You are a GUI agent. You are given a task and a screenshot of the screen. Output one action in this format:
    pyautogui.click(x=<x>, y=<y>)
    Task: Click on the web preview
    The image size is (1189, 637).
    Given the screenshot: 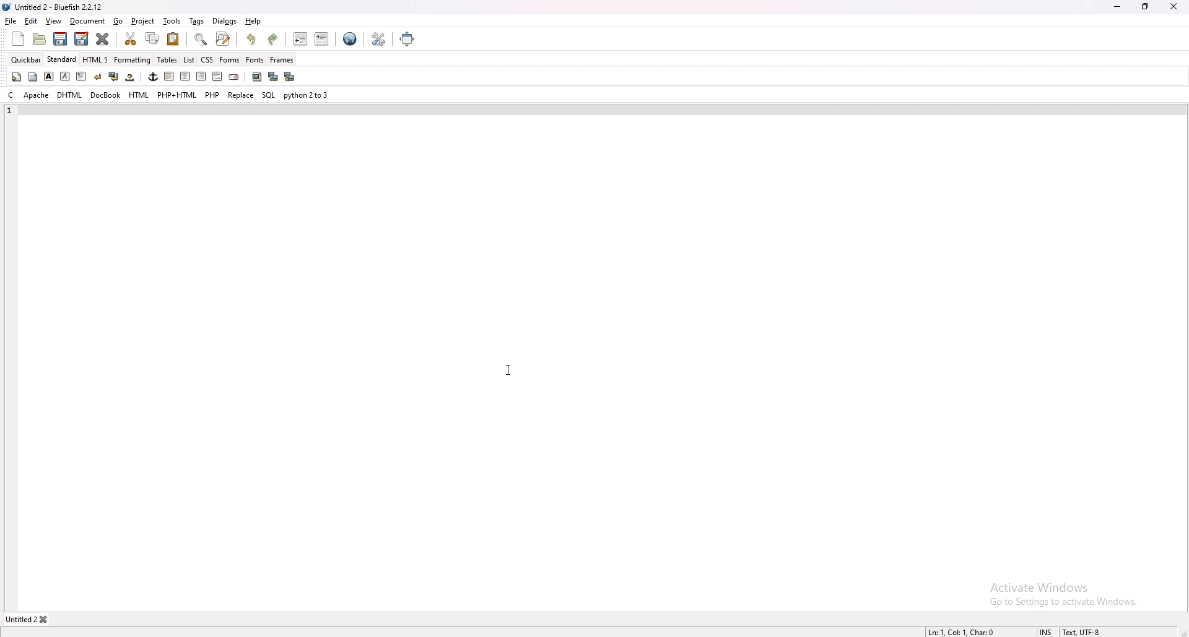 What is the action you would take?
    pyautogui.click(x=350, y=39)
    